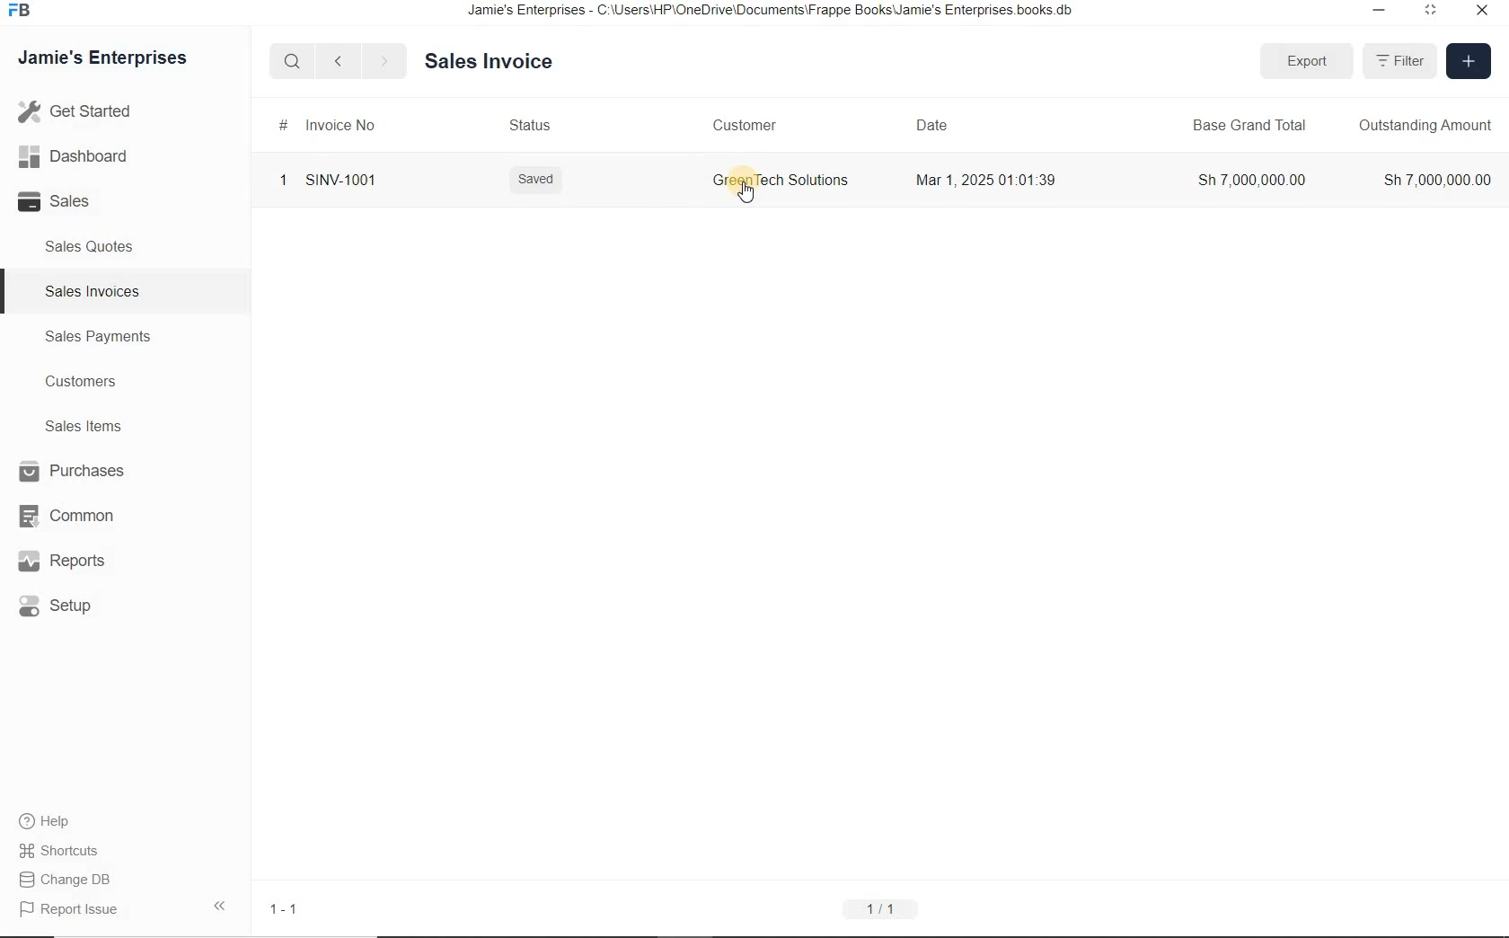 The width and height of the screenshot is (1509, 938). What do you see at coordinates (74, 155) in the screenshot?
I see `Dashboar` at bounding box center [74, 155].